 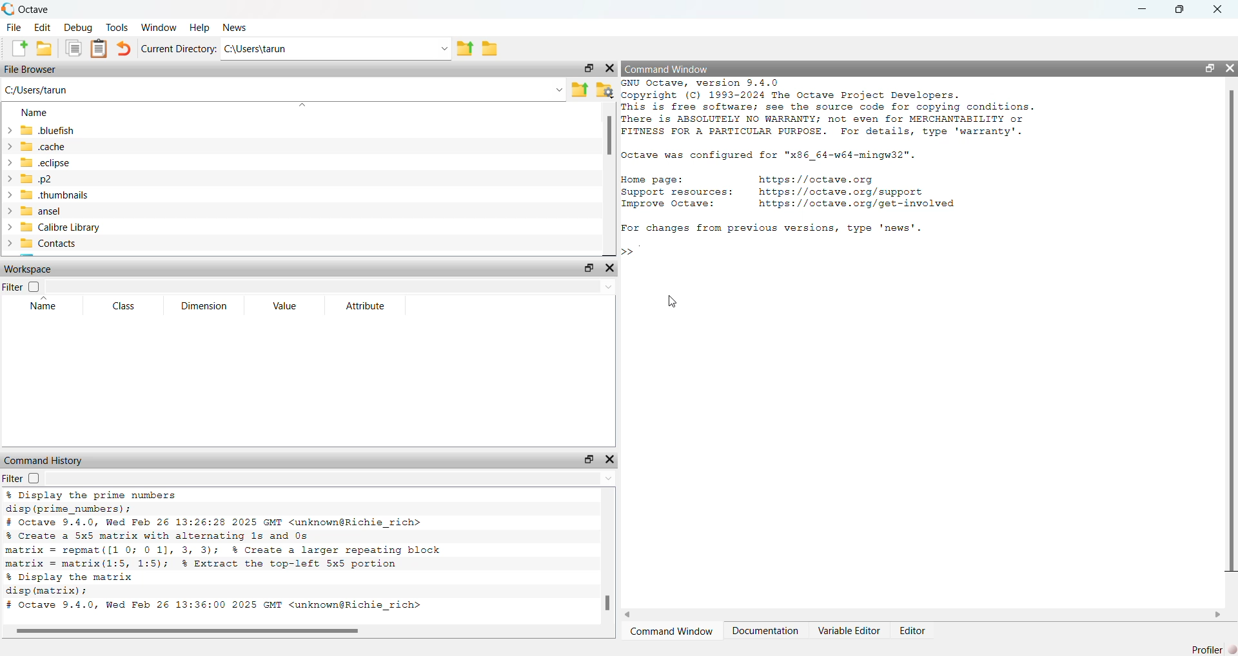 What do you see at coordinates (179, 49) in the screenshot?
I see `current directory` at bounding box center [179, 49].